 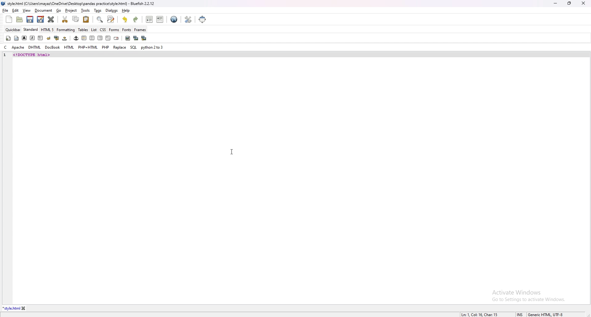 I want to click on dialogs, so click(x=112, y=10).